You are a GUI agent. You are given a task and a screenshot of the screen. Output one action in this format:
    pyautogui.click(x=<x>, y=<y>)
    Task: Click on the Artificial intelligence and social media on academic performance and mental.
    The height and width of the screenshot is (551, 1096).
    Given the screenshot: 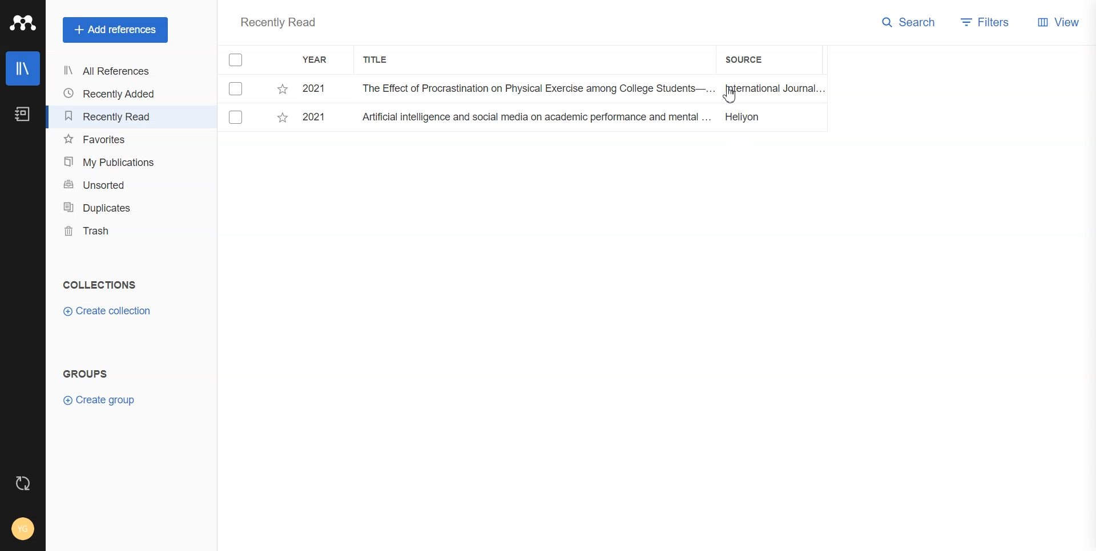 What is the action you would take?
    pyautogui.click(x=588, y=119)
    